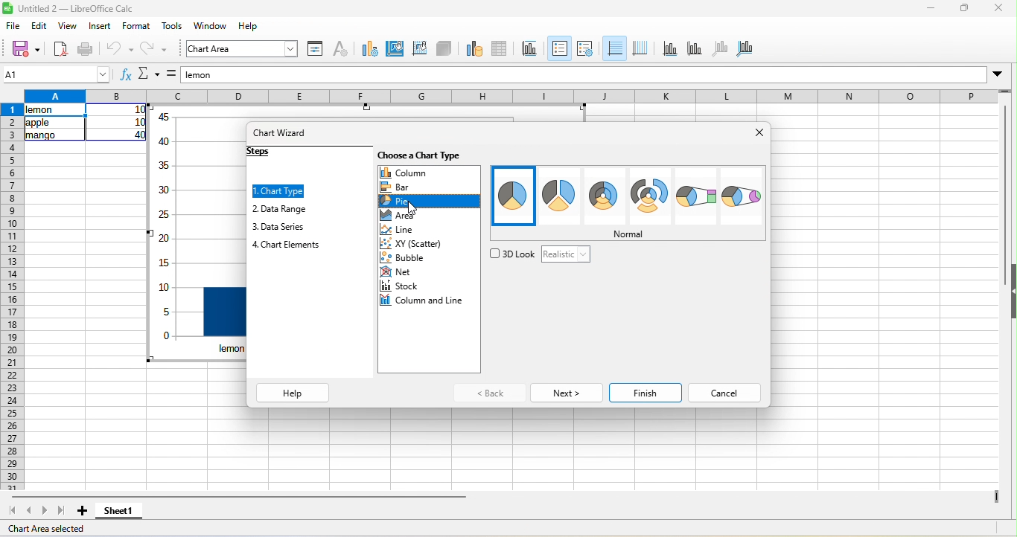 This screenshot has width=1017, height=537. Describe the element at coordinates (512, 253) in the screenshot. I see `3d lock` at that location.